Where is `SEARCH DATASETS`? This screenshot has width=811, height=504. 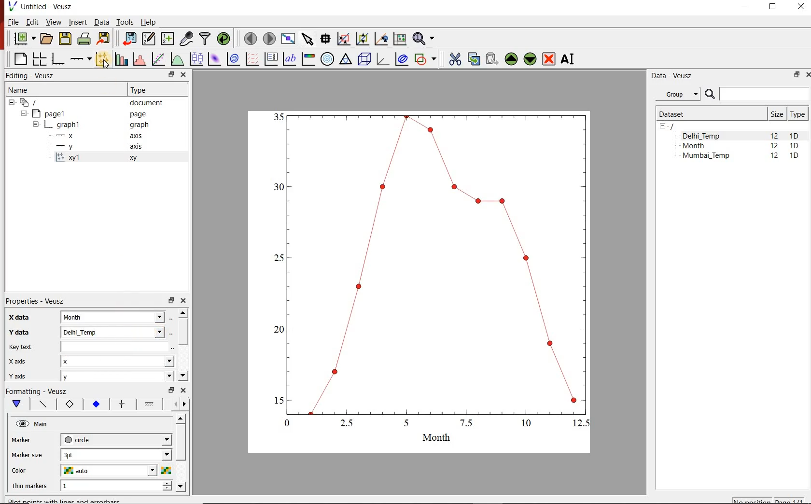
SEARCH DATASETS is located at coordinates (756, 95).